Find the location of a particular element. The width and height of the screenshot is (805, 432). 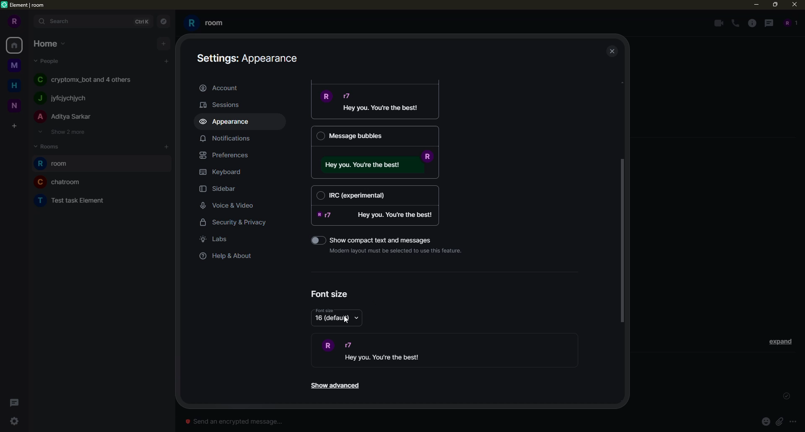

expand is located at coordinates (30, 22).